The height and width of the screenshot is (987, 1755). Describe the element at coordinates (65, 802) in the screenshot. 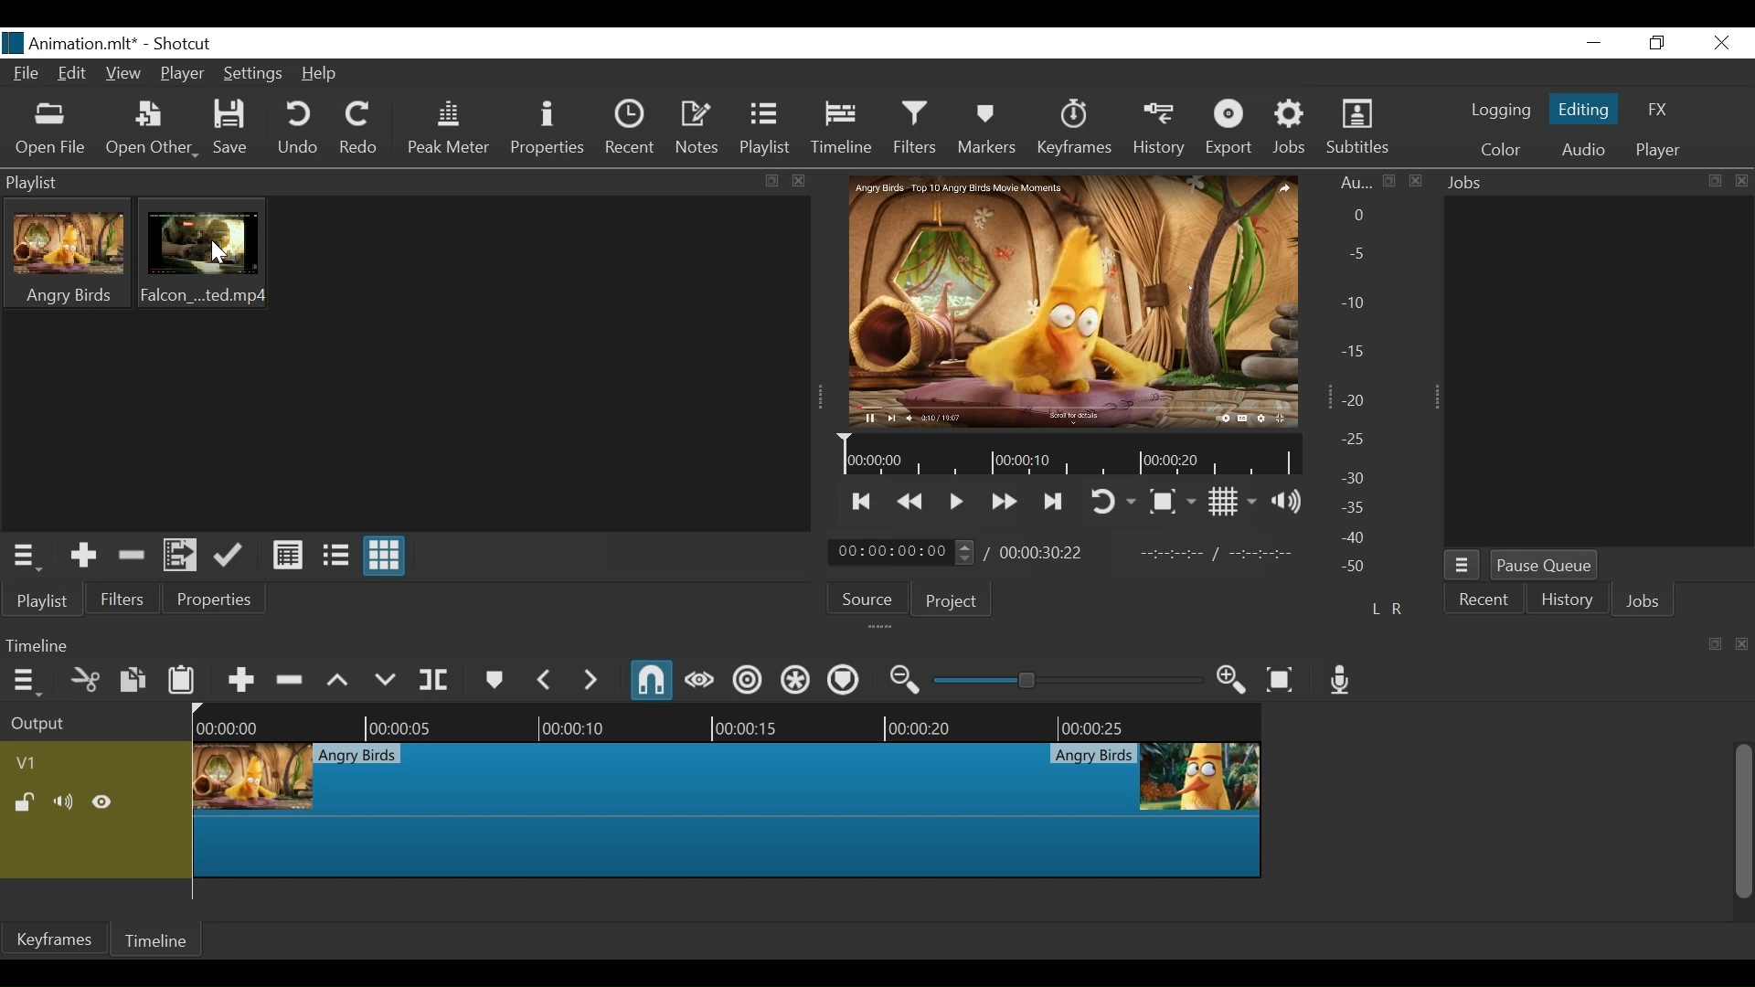

I see `Mute` at that location.